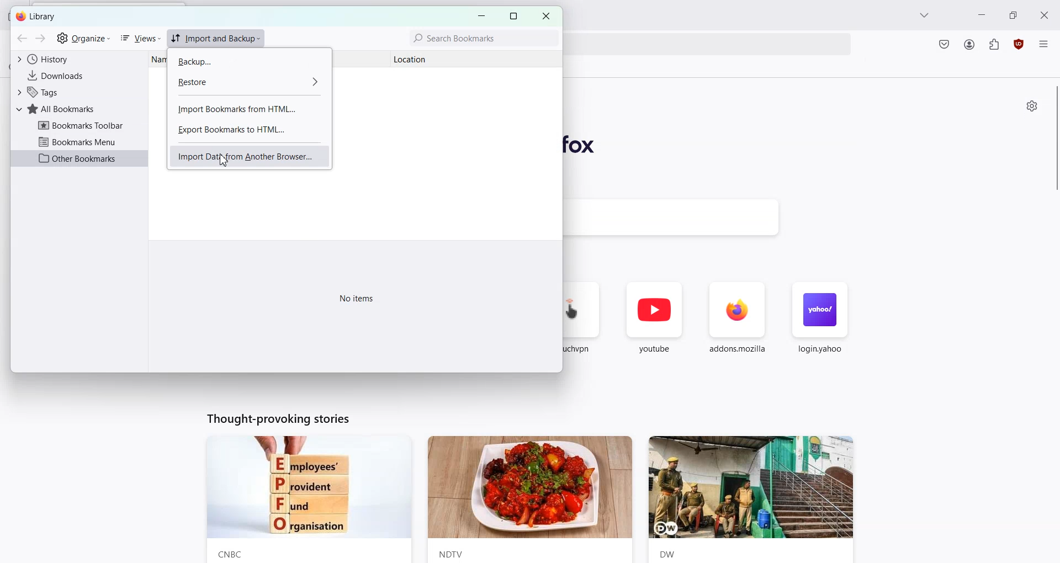 This screenshot has height=563, width=1060. I want to click on Close, so click(545, 16).